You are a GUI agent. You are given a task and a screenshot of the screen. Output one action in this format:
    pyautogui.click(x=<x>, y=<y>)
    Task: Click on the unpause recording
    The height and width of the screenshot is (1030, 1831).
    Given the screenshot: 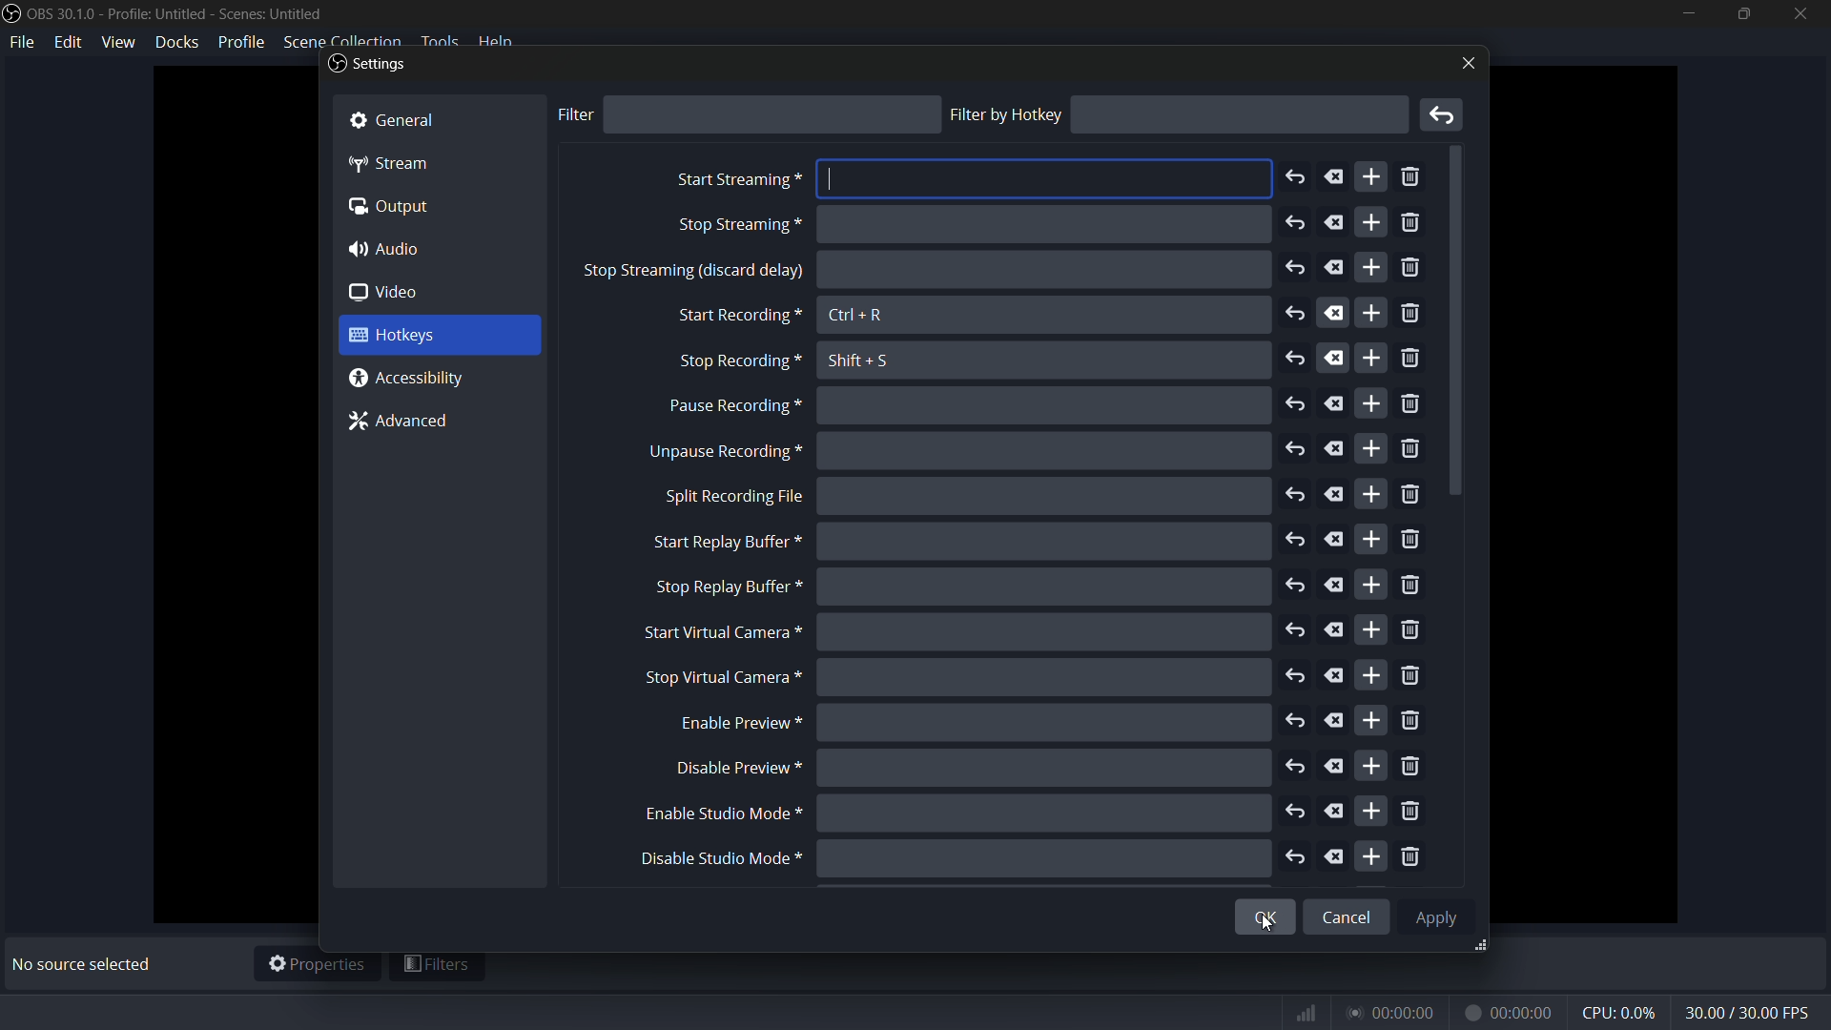 What is the action you would take?
    pyautogui.click(x=723, y=452)
    